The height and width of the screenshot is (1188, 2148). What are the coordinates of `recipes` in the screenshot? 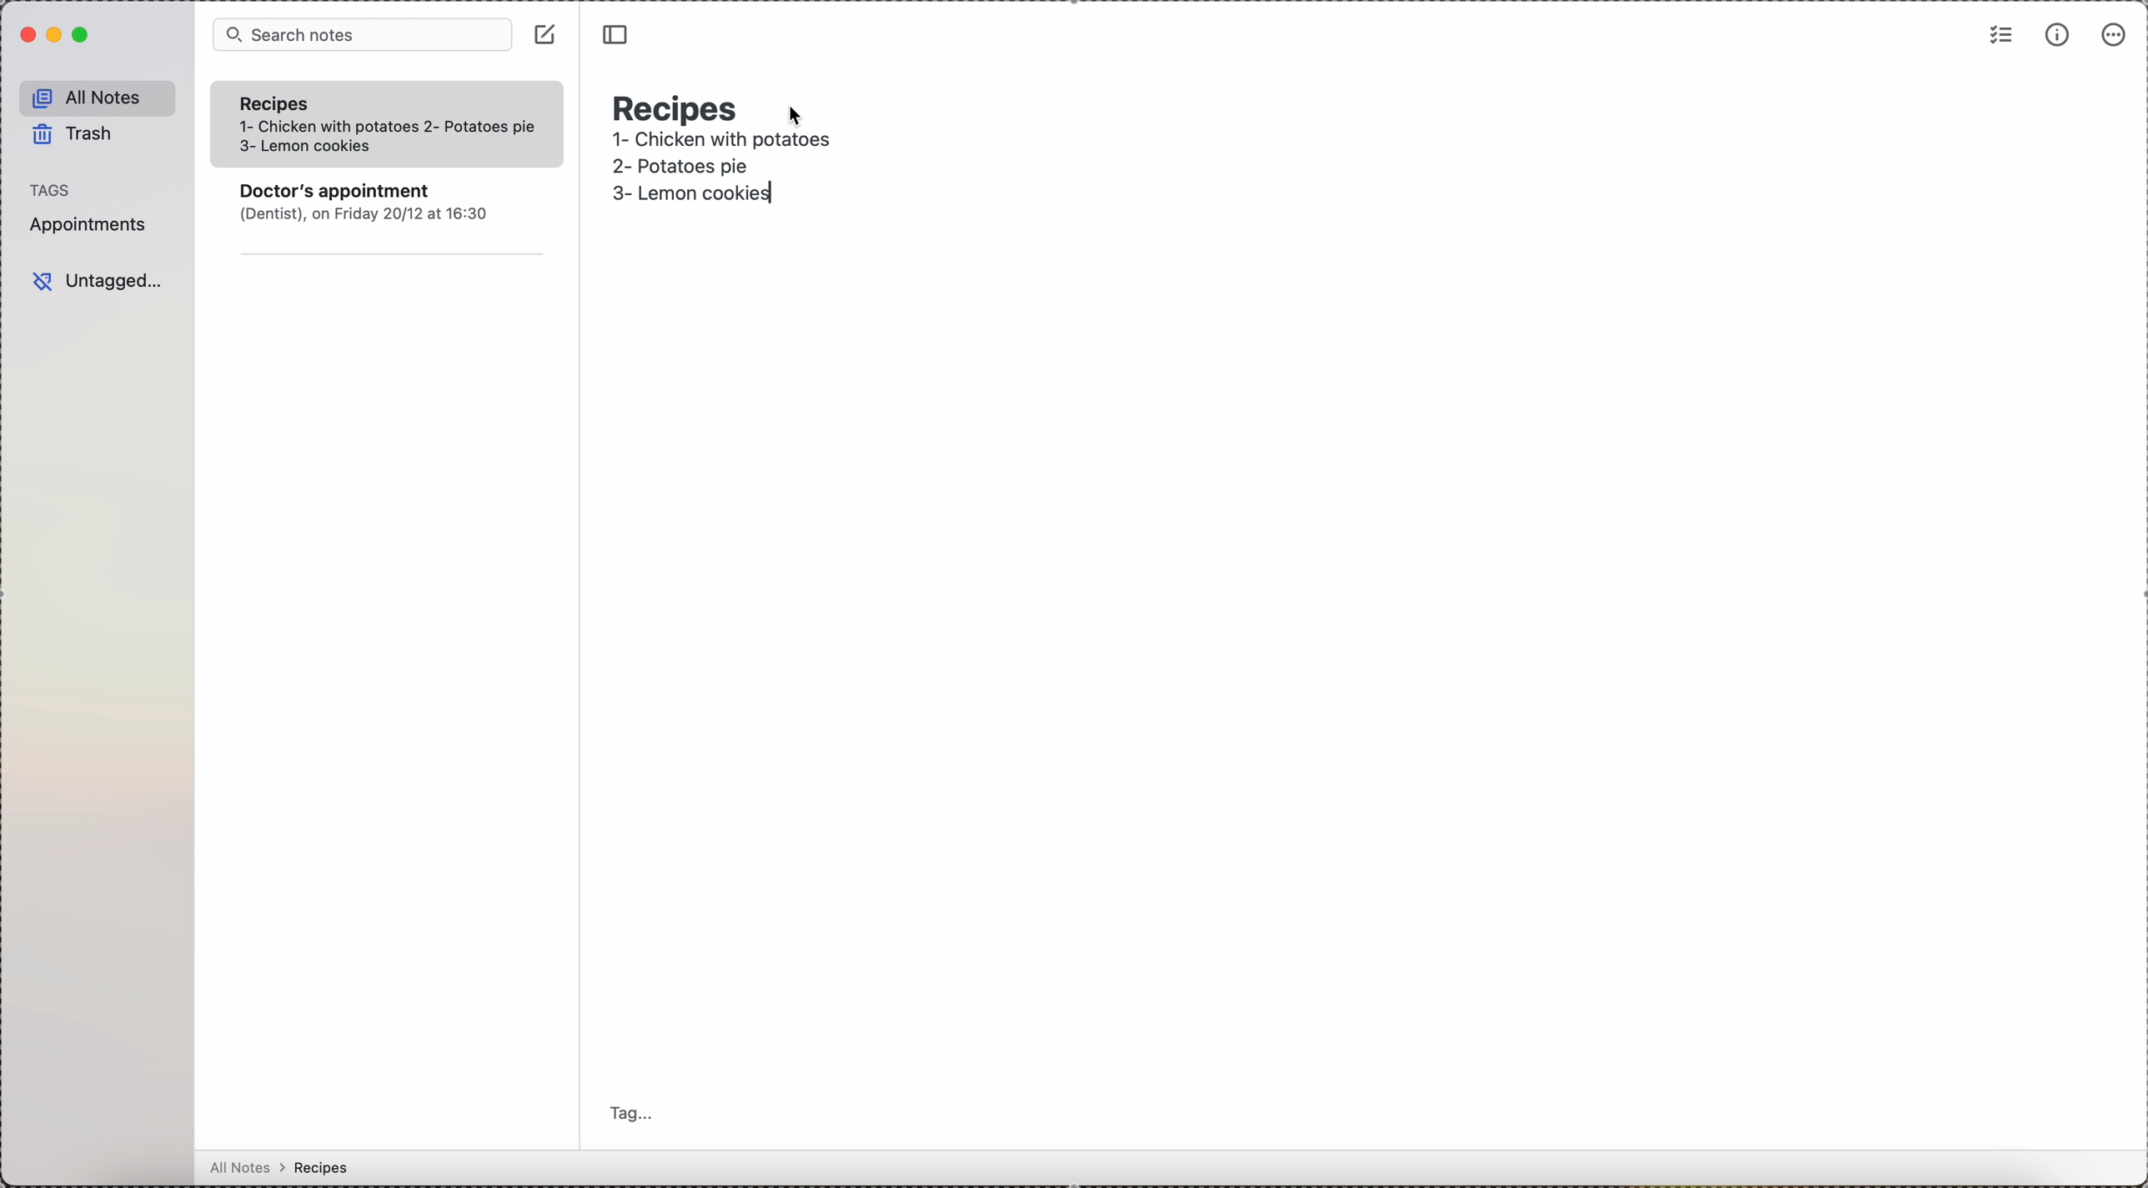 It's located at (680, 107).